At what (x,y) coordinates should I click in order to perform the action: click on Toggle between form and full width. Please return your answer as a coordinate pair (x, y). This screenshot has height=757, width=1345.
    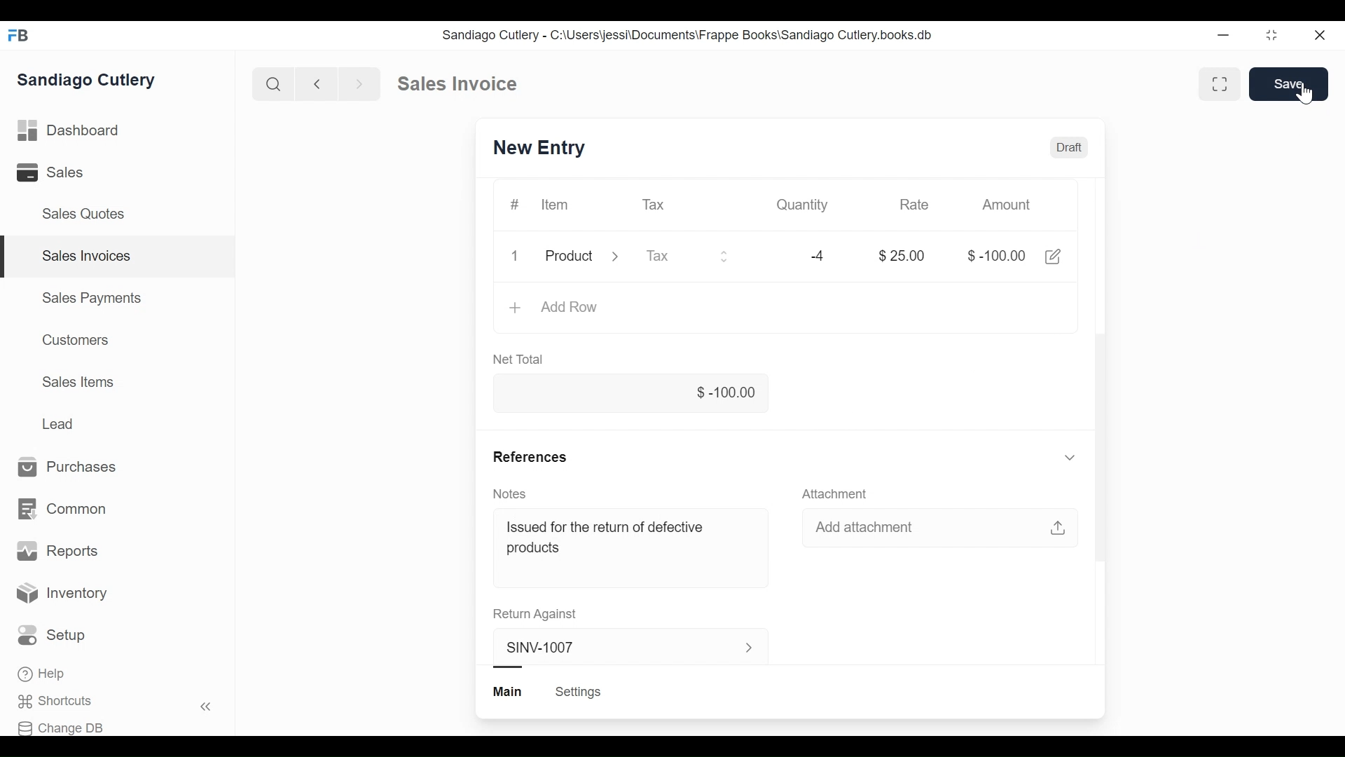
    Looking at the image, I should click on (1220, 84).